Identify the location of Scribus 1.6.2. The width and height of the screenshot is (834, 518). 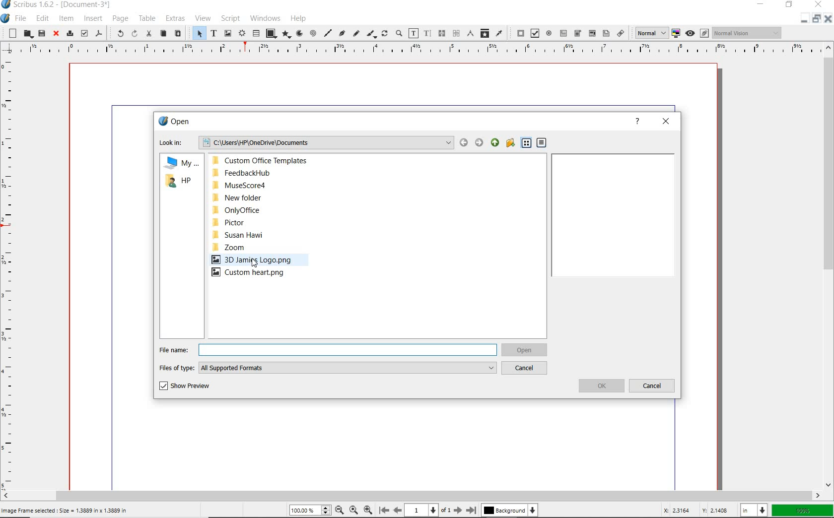
(58, 5).